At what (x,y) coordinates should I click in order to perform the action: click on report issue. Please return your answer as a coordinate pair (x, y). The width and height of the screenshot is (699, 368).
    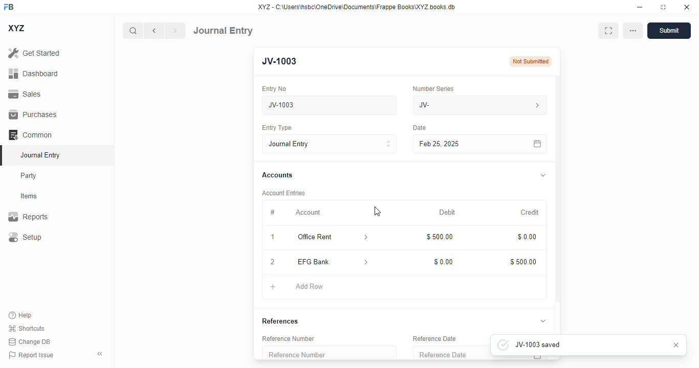
    Looking at the image, I should click on (31, 355).